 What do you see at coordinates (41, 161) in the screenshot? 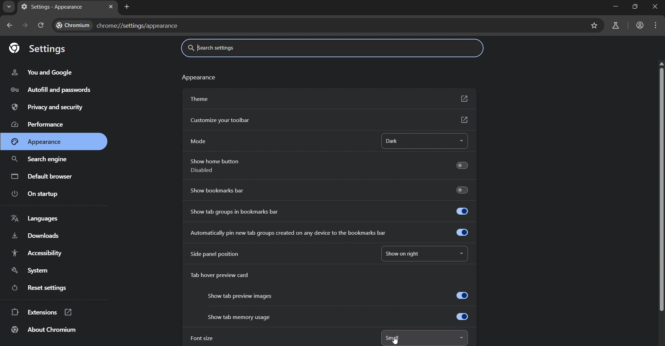
I see `search engine` at bounding box center [41, 161].